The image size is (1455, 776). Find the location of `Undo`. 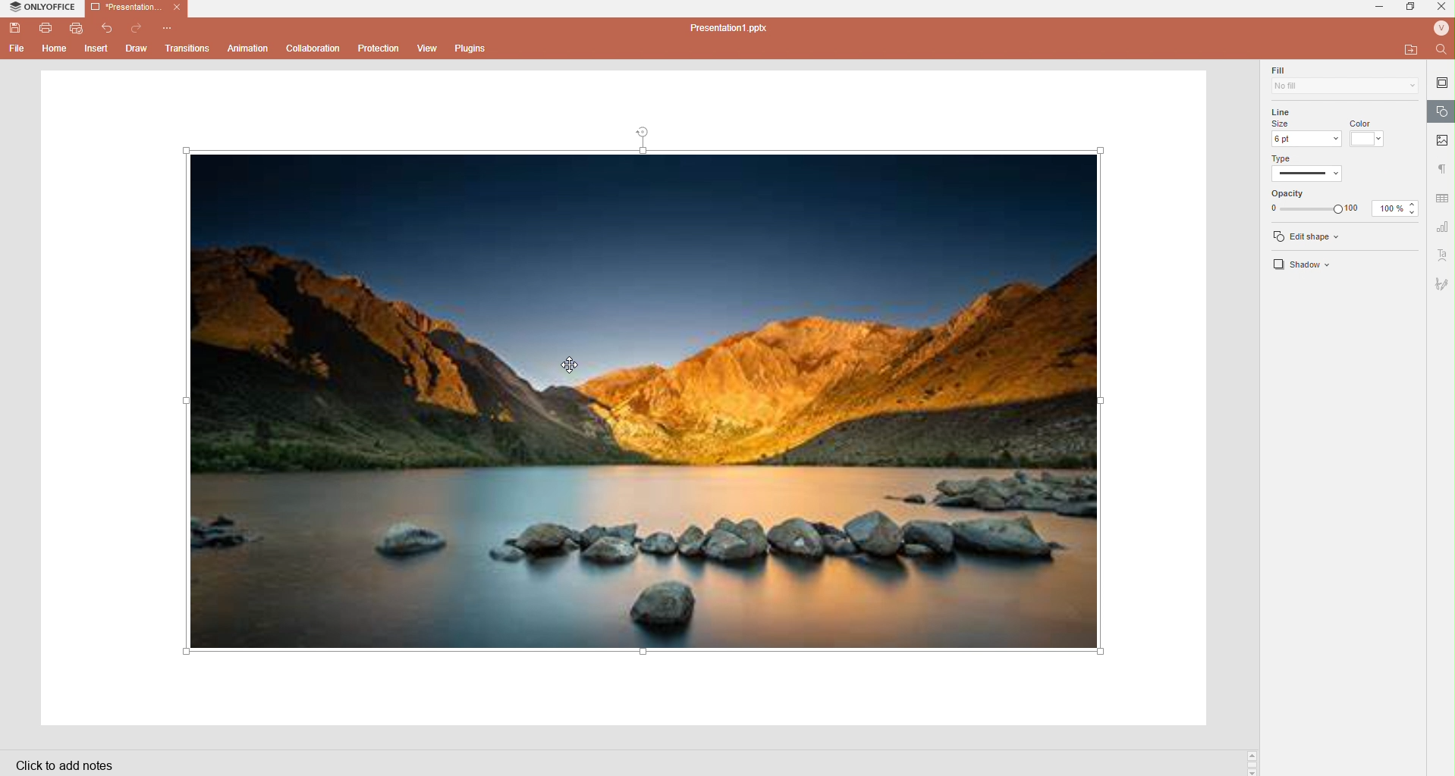

Undo is located at coordinates (111, 28).